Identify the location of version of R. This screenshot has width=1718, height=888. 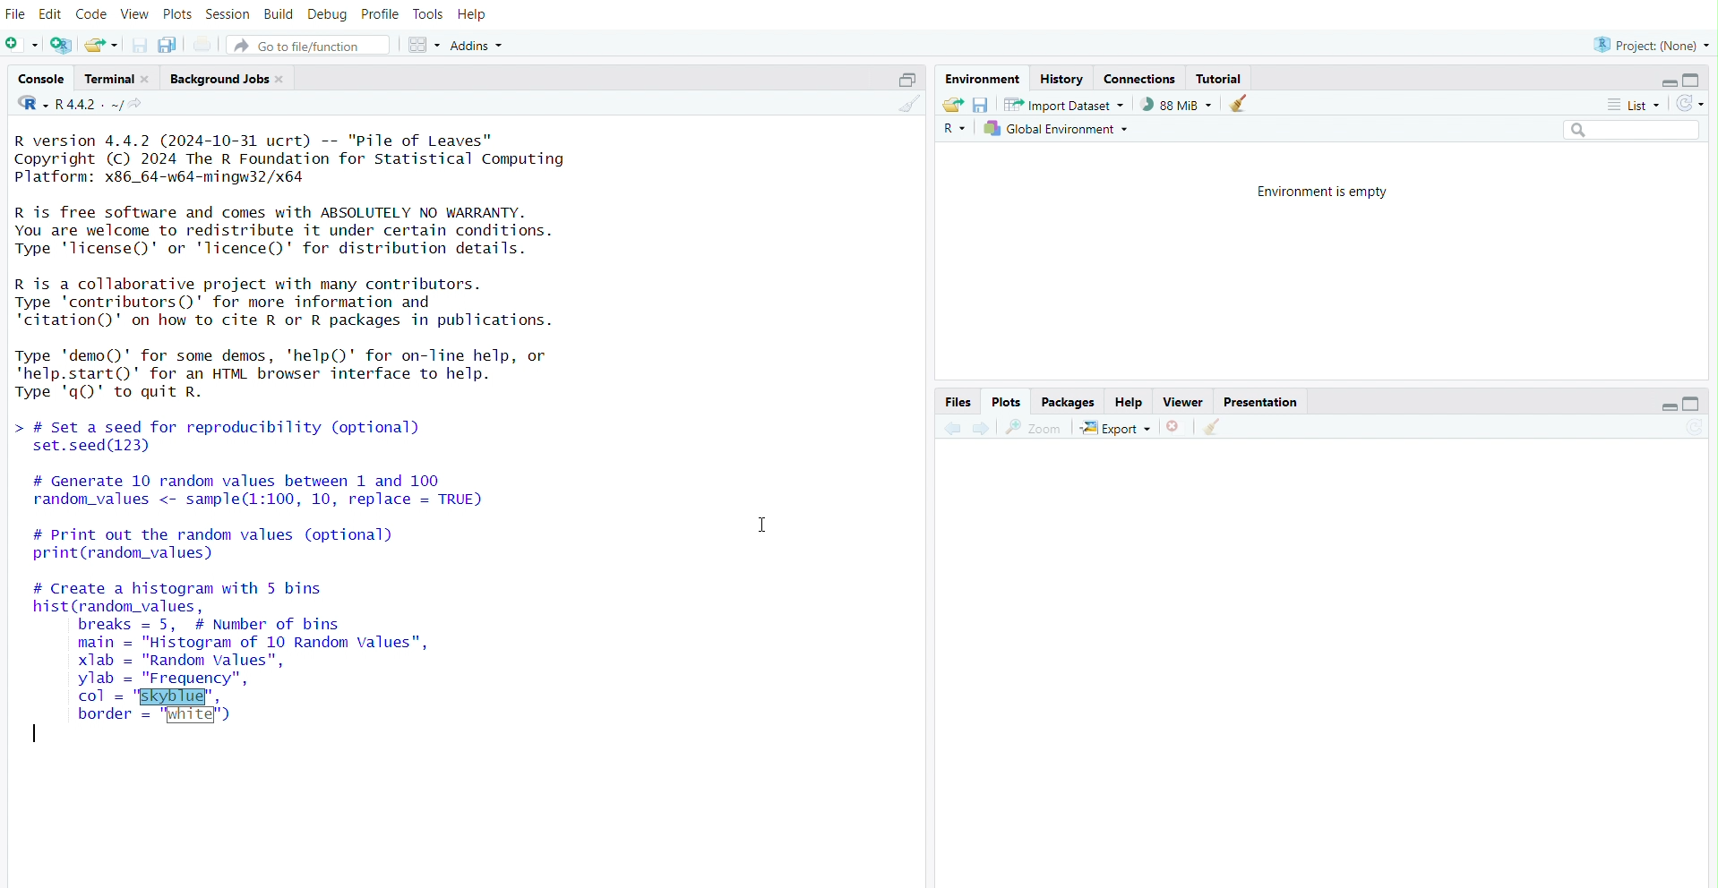
(328, 157).